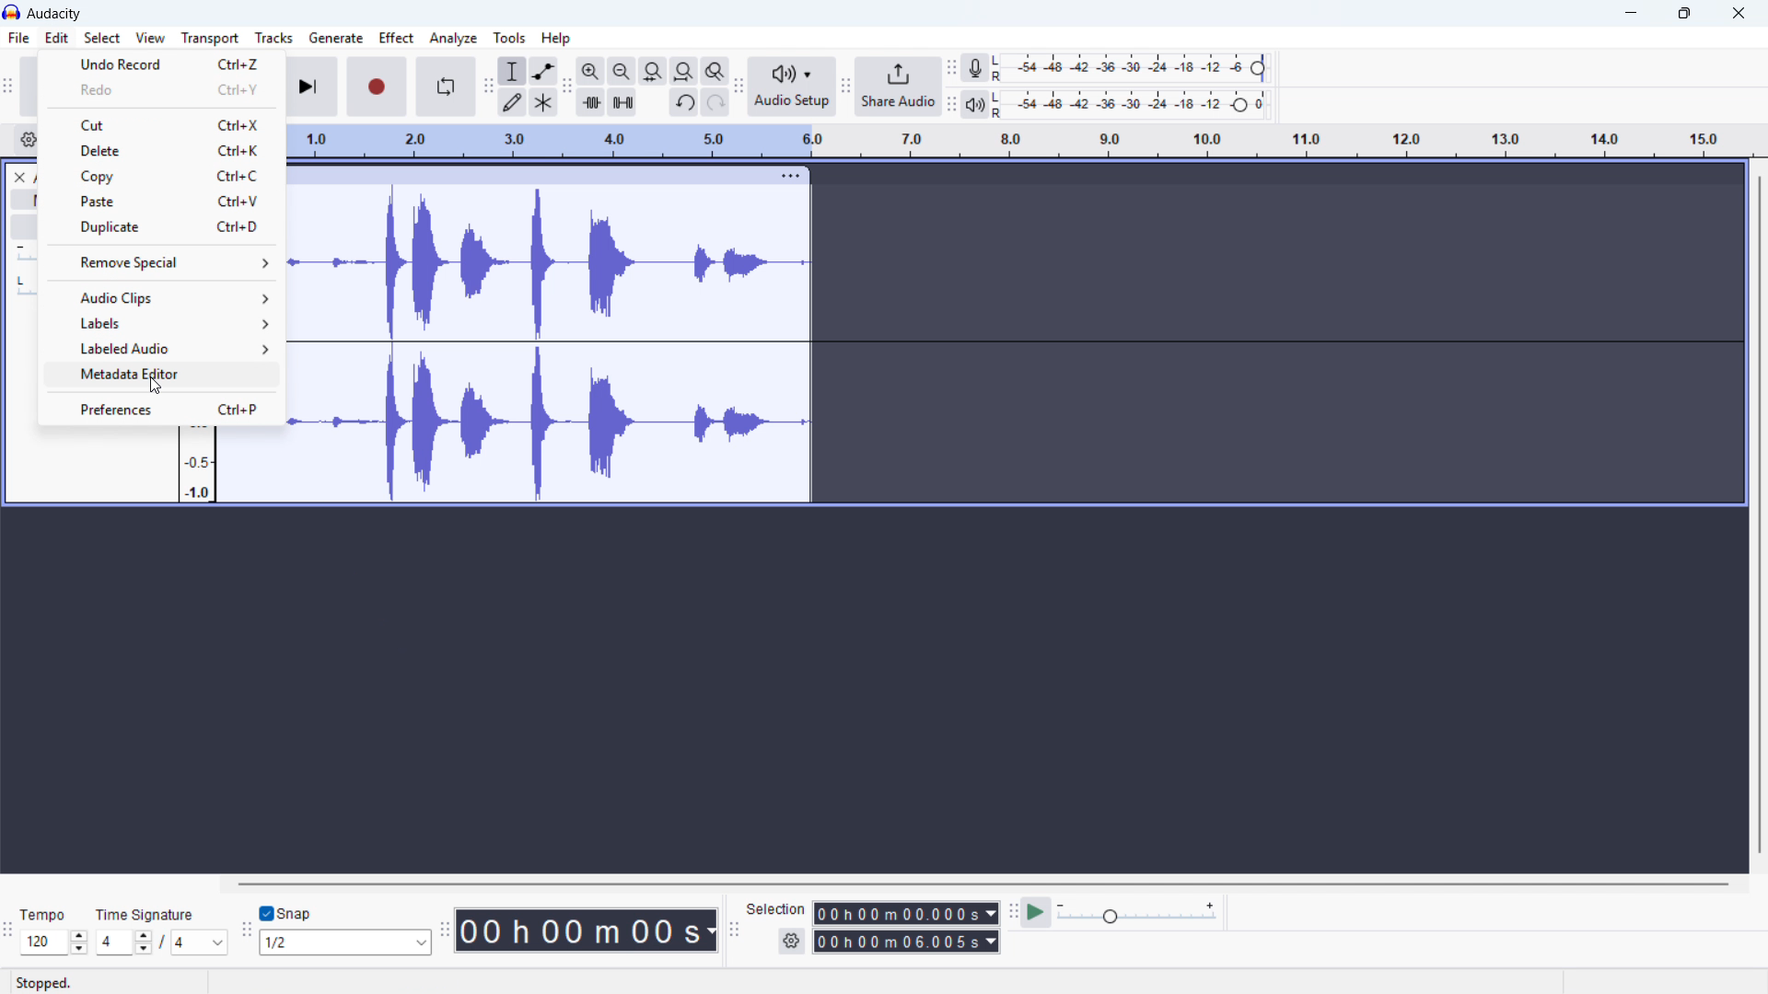  Describe the element at coordinates (377, 87) in the screenshot. I see `record` at that location.